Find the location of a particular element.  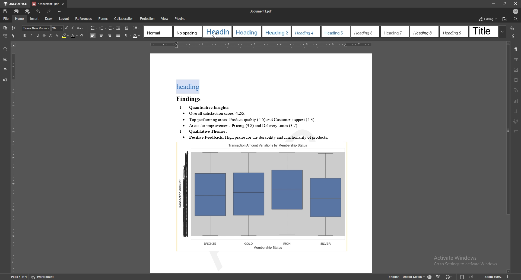

signature field is located at coordinates (516, 122).